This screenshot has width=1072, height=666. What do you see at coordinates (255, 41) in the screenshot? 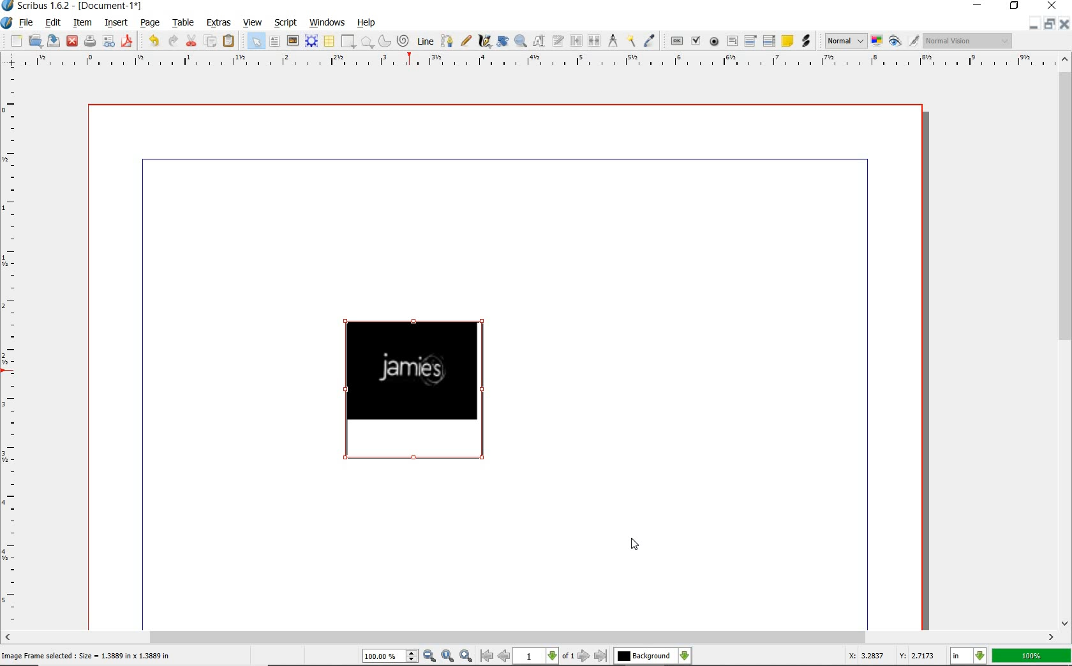
I see `SELECT` at bounding box center [255, 41].